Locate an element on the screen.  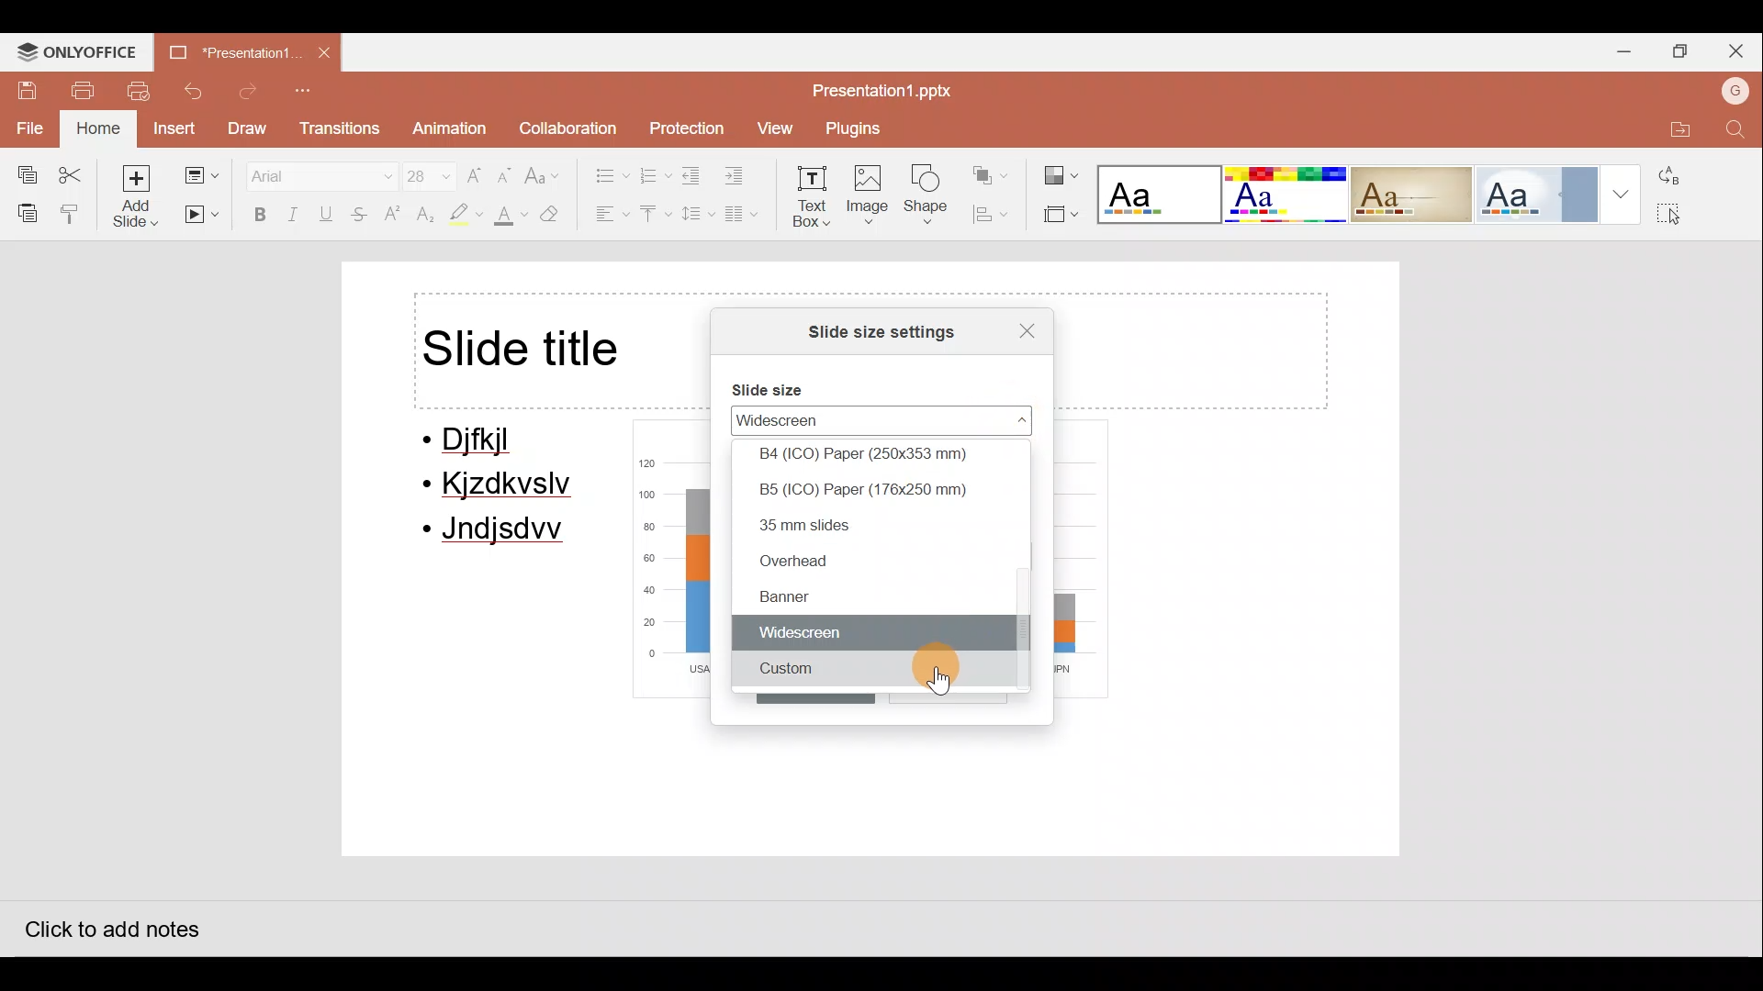
Slide size settings is located at coordinates (869, 330).